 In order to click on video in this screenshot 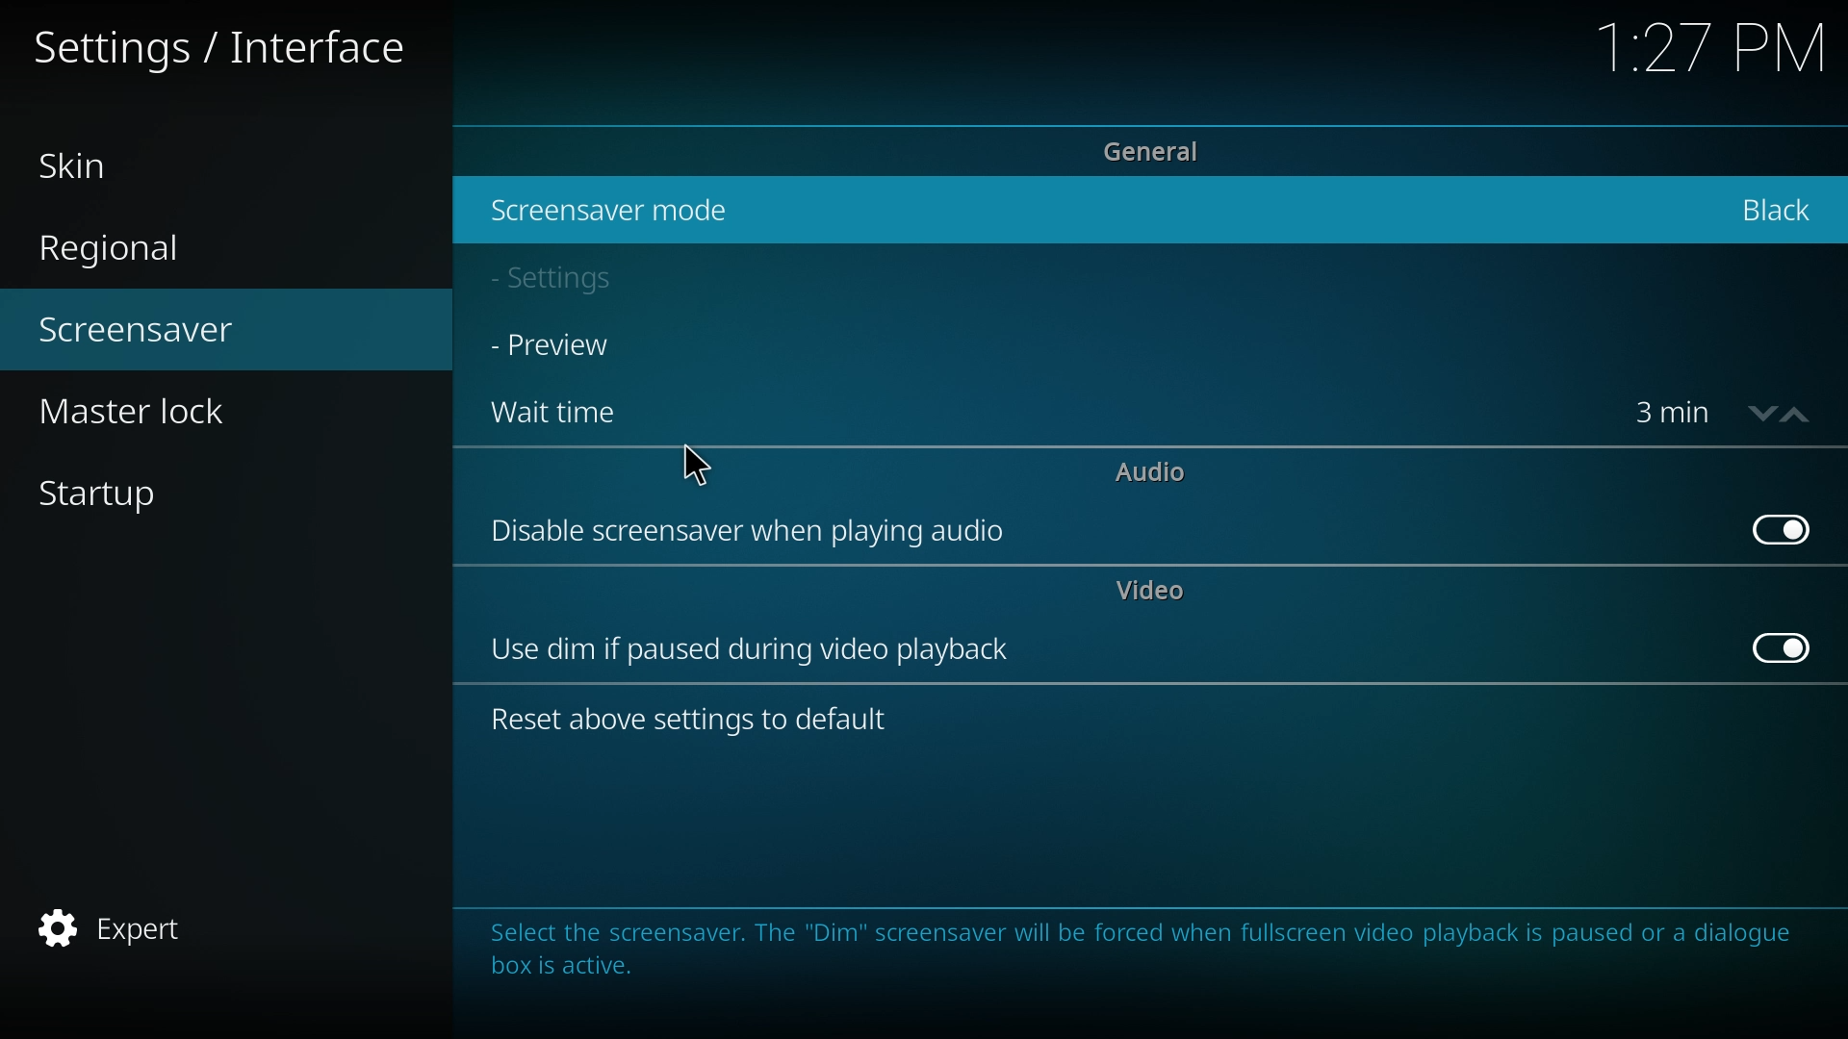, I will do `click(1144, 590)`.